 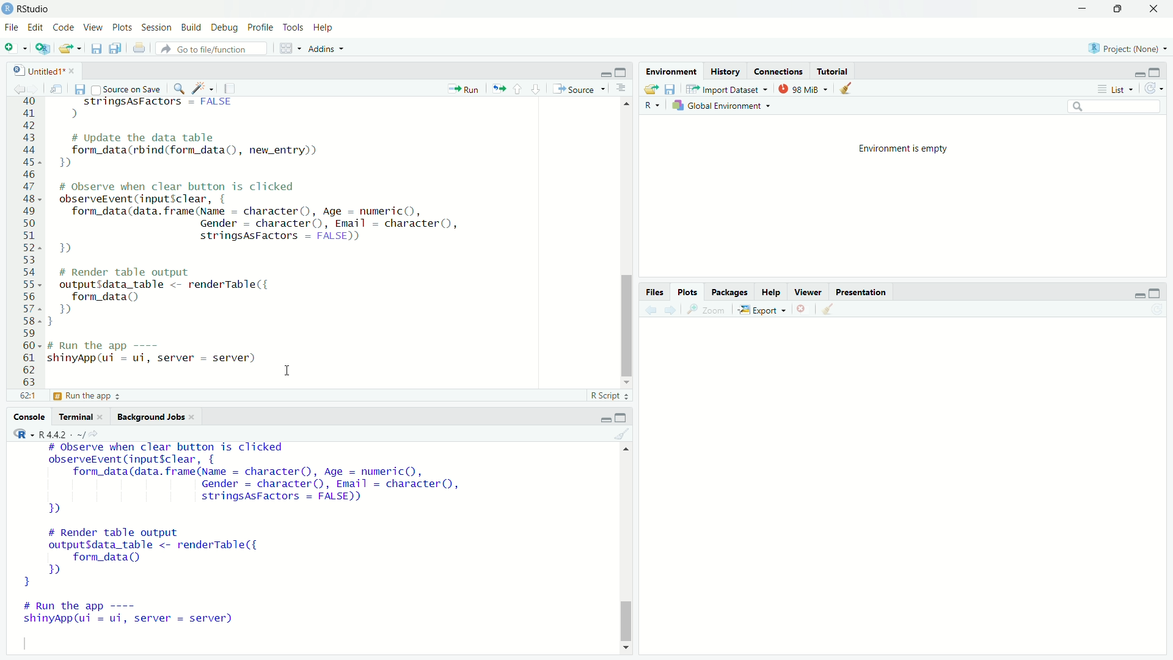 I want to click on new file, so click(x=15, y=48).